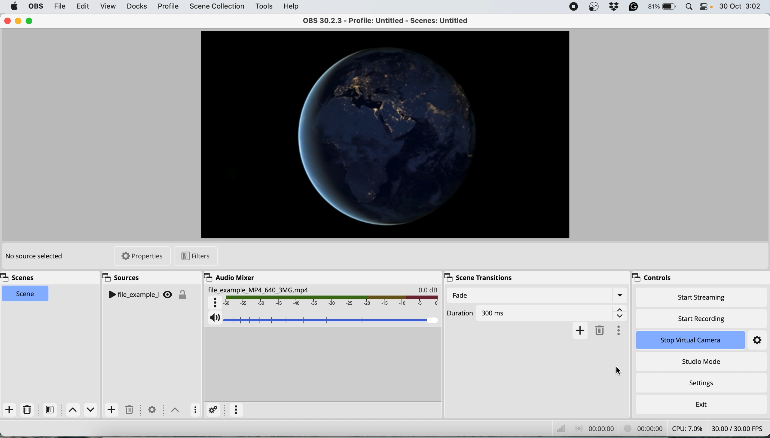 The width and height of the screenshot is (770, 438). I want to click on start streaming, so click(699, 298).